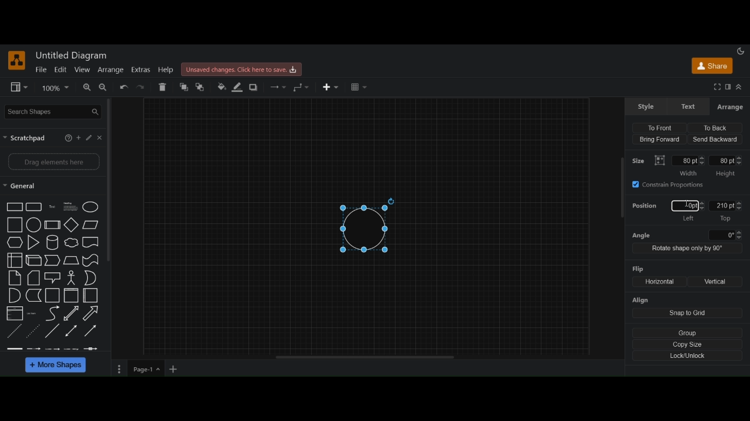 This screenshot has width=750, height=421. I want to click on hexagon, so click(15, 243).